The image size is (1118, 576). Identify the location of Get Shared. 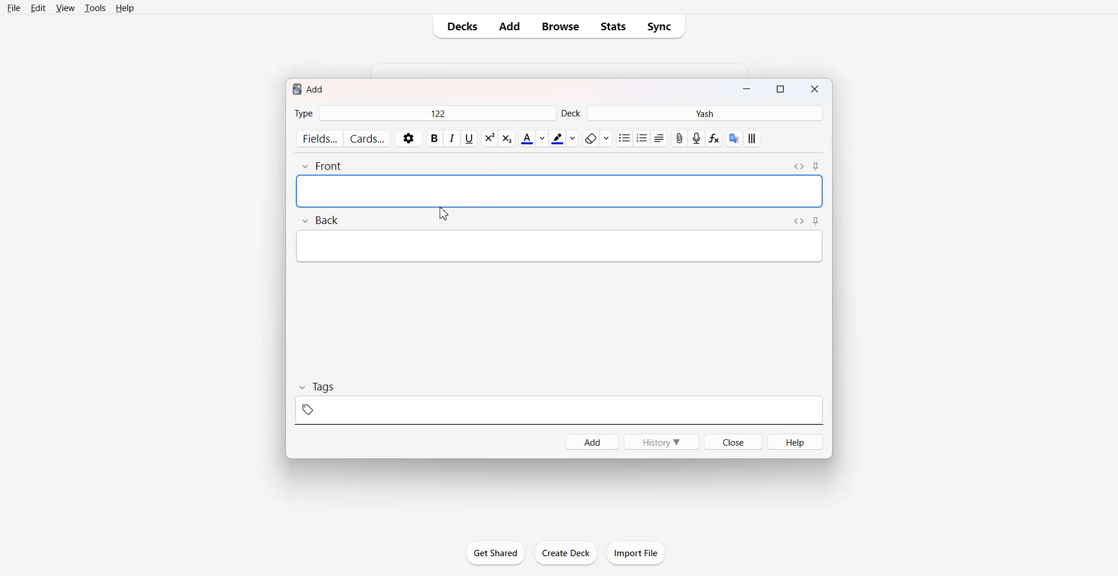
(494, 552).